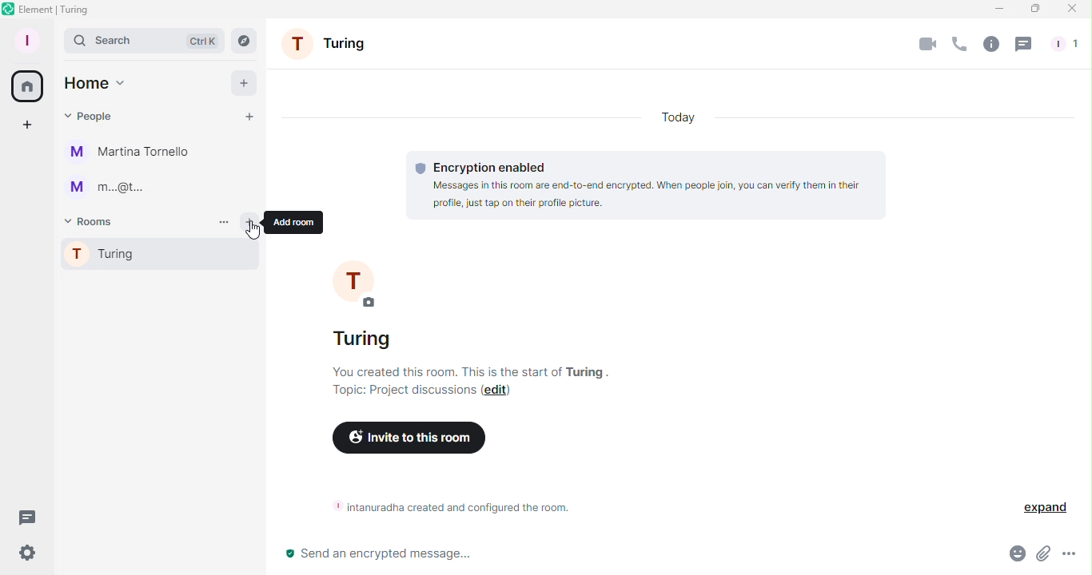 The height and width of the screenshot is (575, 1092). I want to click on Expand, so click(1041, 506).